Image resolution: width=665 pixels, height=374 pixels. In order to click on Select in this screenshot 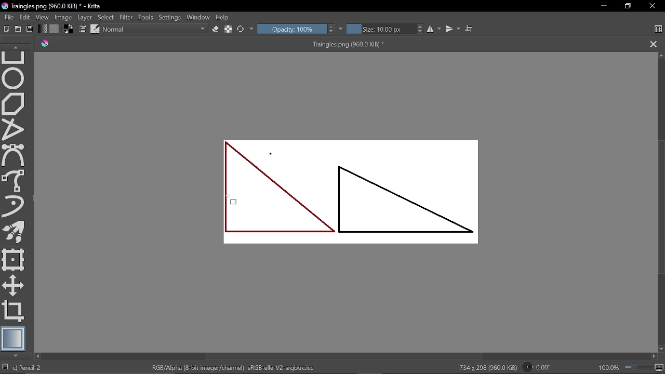, I will do `click(106, 17)`.